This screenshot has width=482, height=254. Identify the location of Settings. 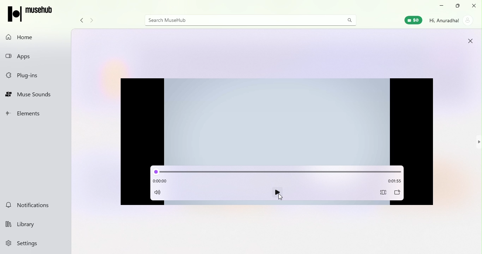
(34, 245).